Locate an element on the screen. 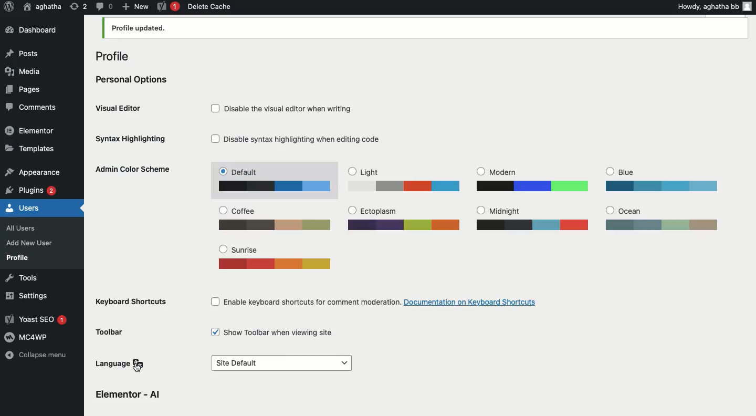  Howdy, aghatha is located at coordinates (713, 6).